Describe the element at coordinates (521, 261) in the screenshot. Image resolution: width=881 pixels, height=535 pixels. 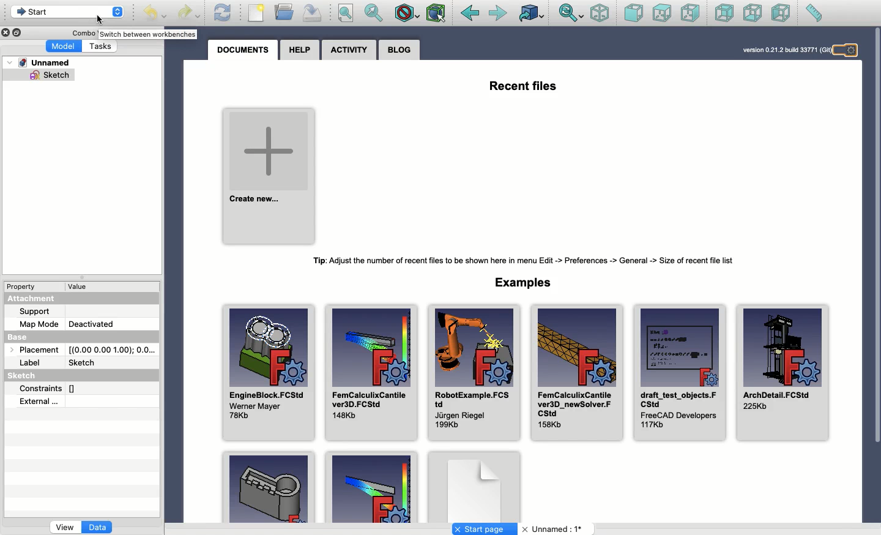
I see `Tip: Adjust the number of recent files to be shown here in menu Edit -> Preferences -> General -> Size of recent file list` at that location.